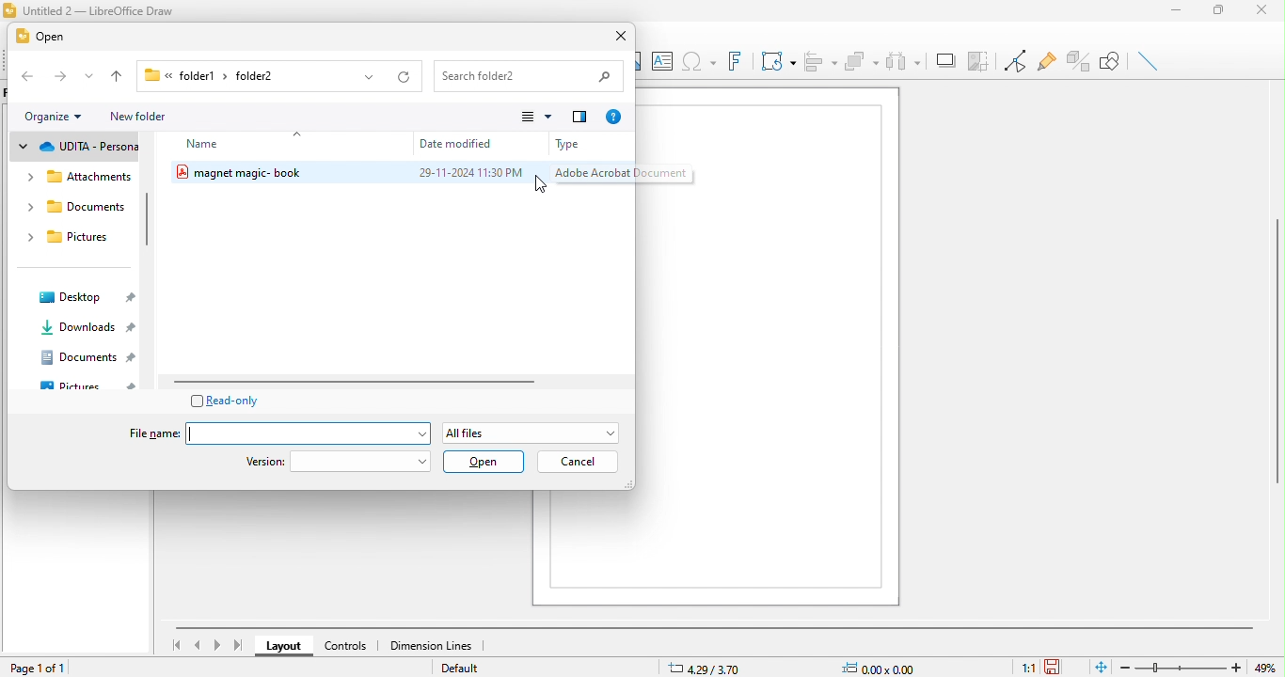 The image size is (1285, 677). Describe the element at coordinates (228, 145) in the screenshot. I see `name` at that location.